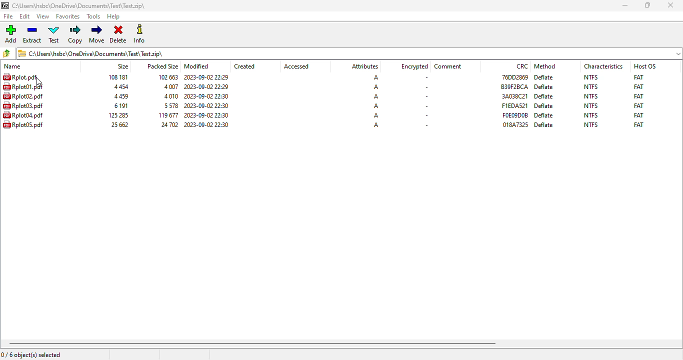 The width and height of the screenshot is (683, 360). I want to click on deflate, so click(544, 124).